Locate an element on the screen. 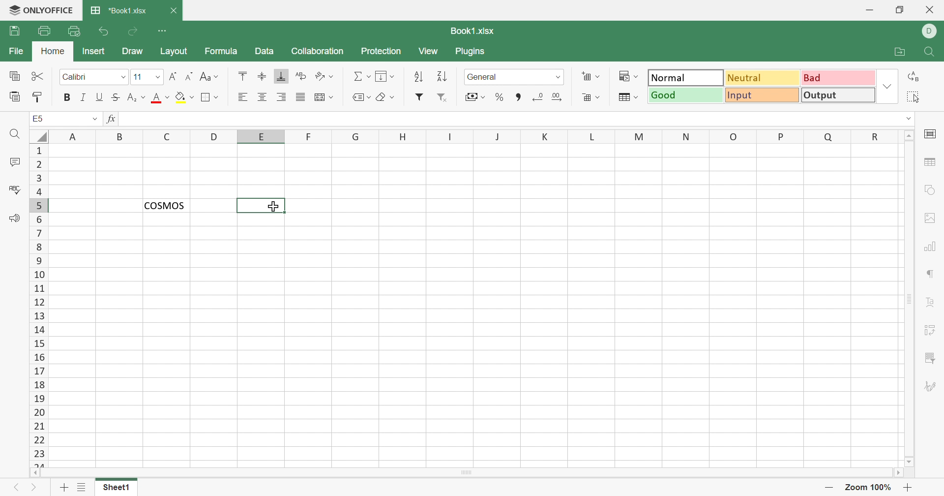  Remove filter is located at coordinates (443, 98).